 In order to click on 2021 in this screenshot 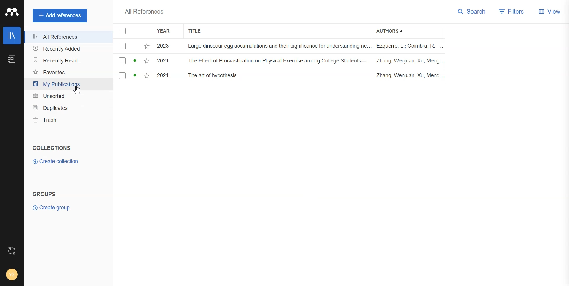, I will do `click(162, 75)`.